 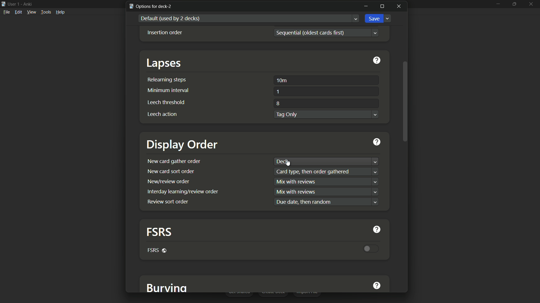 I want to click on new card gather order, so click(x=174, y=161).